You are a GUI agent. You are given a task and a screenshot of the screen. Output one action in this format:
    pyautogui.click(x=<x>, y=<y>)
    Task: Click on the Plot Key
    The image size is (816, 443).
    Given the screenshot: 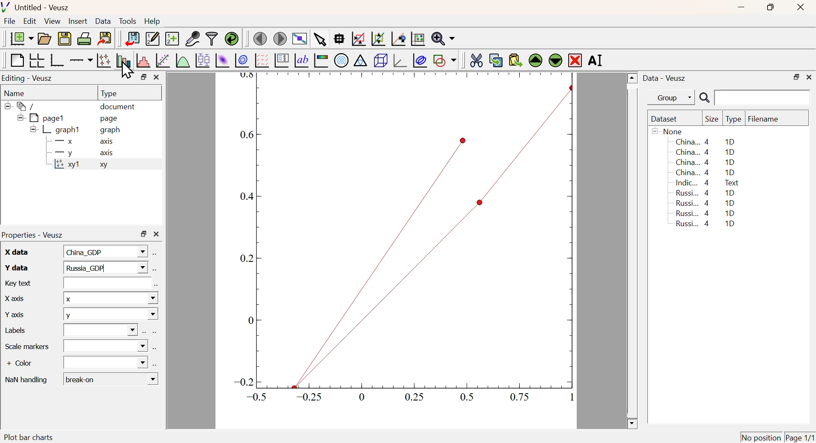 What is the action you would take?
    pyautogui.click(x=281, y=60)
    